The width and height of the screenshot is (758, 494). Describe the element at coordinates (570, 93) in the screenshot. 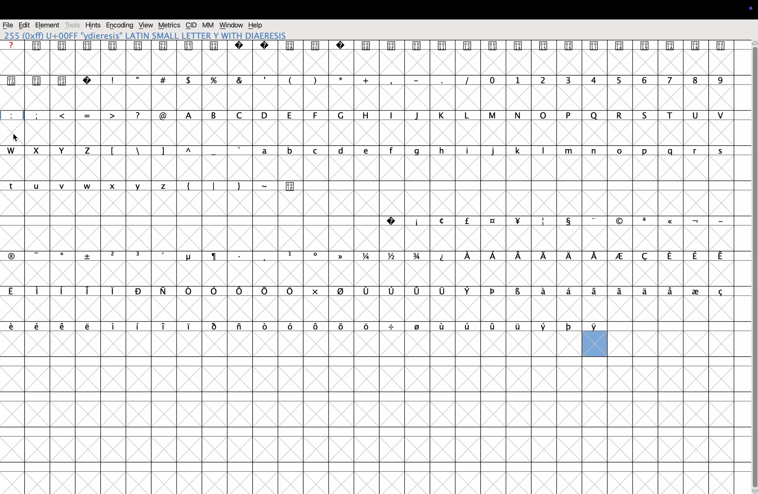

I see `3` at that location.